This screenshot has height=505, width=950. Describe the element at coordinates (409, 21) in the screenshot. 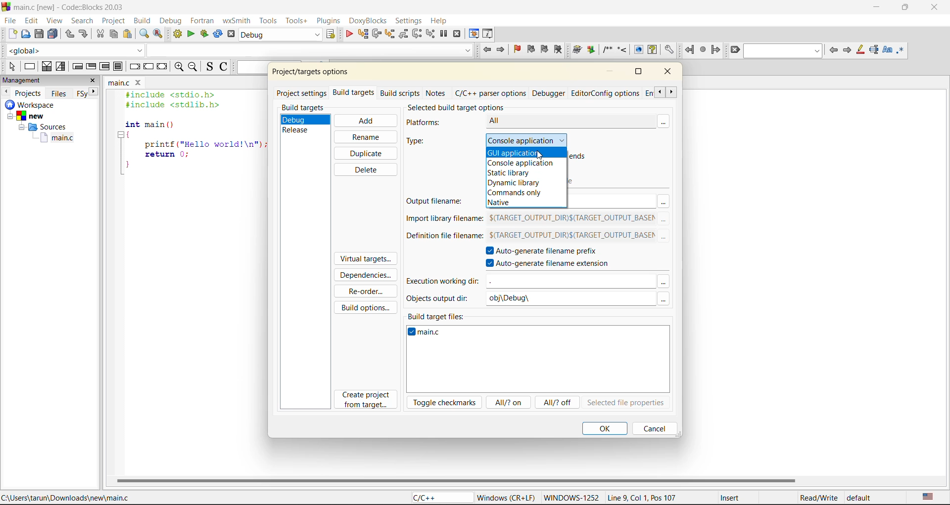

I see `settings` at that location.